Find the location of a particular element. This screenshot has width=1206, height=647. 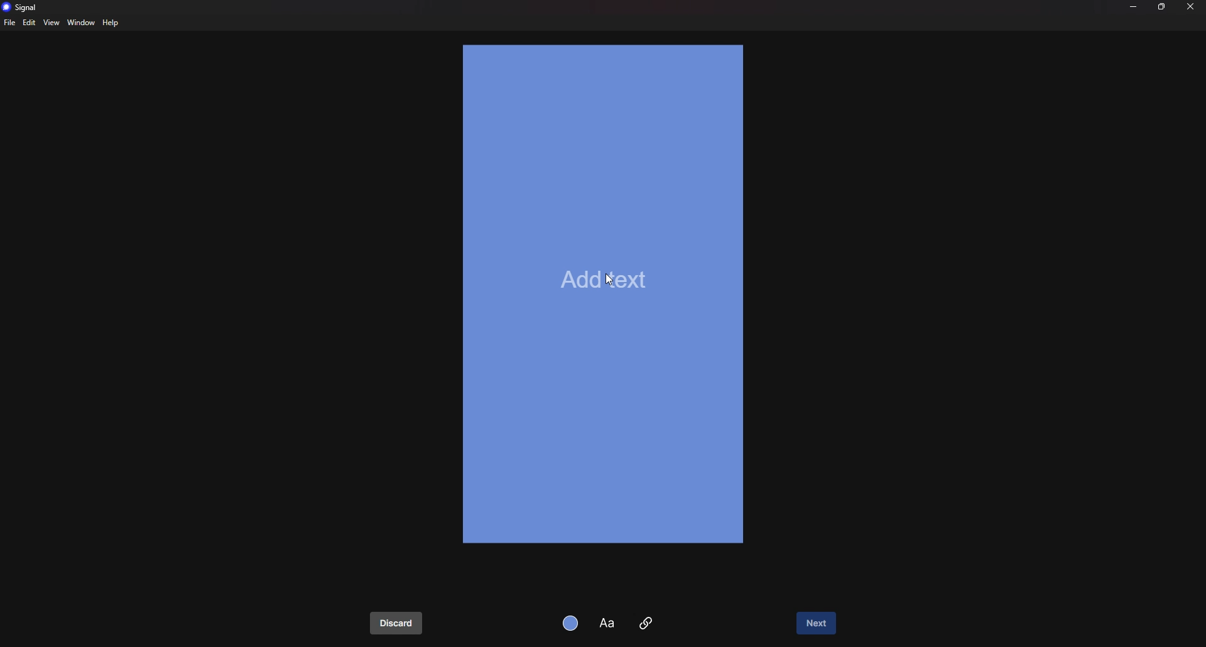

attachment is located at coordinates (646, 622).